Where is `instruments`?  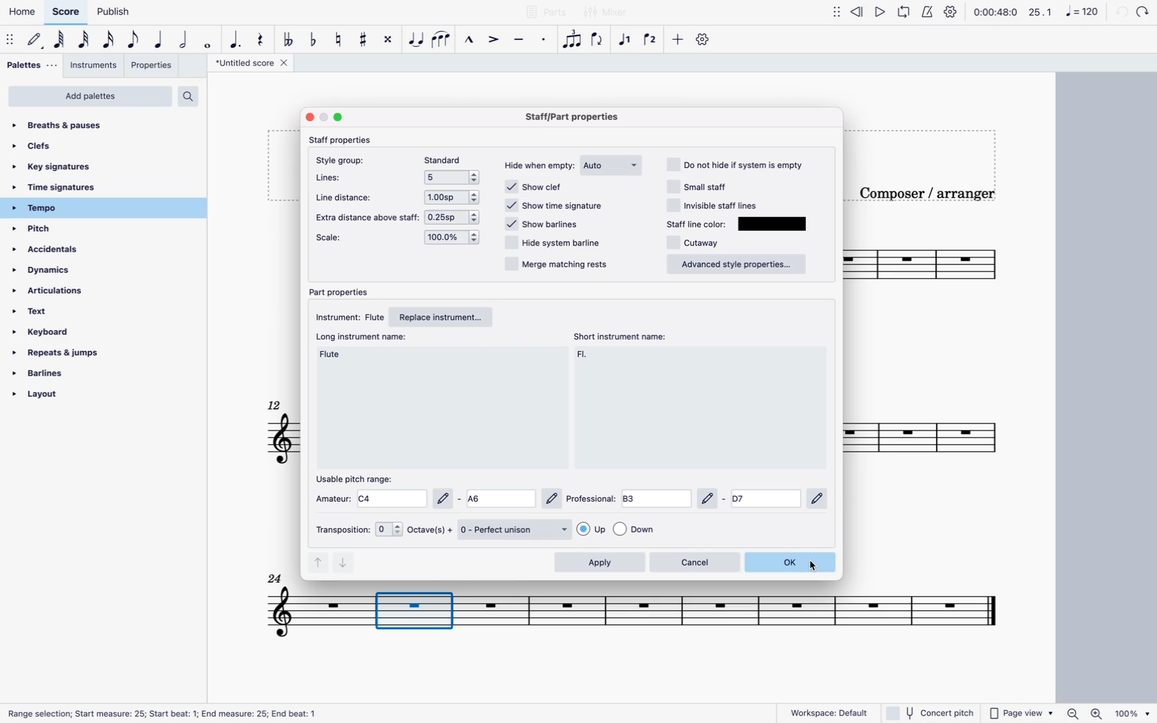 instruments is located at coordinates (94, 66).